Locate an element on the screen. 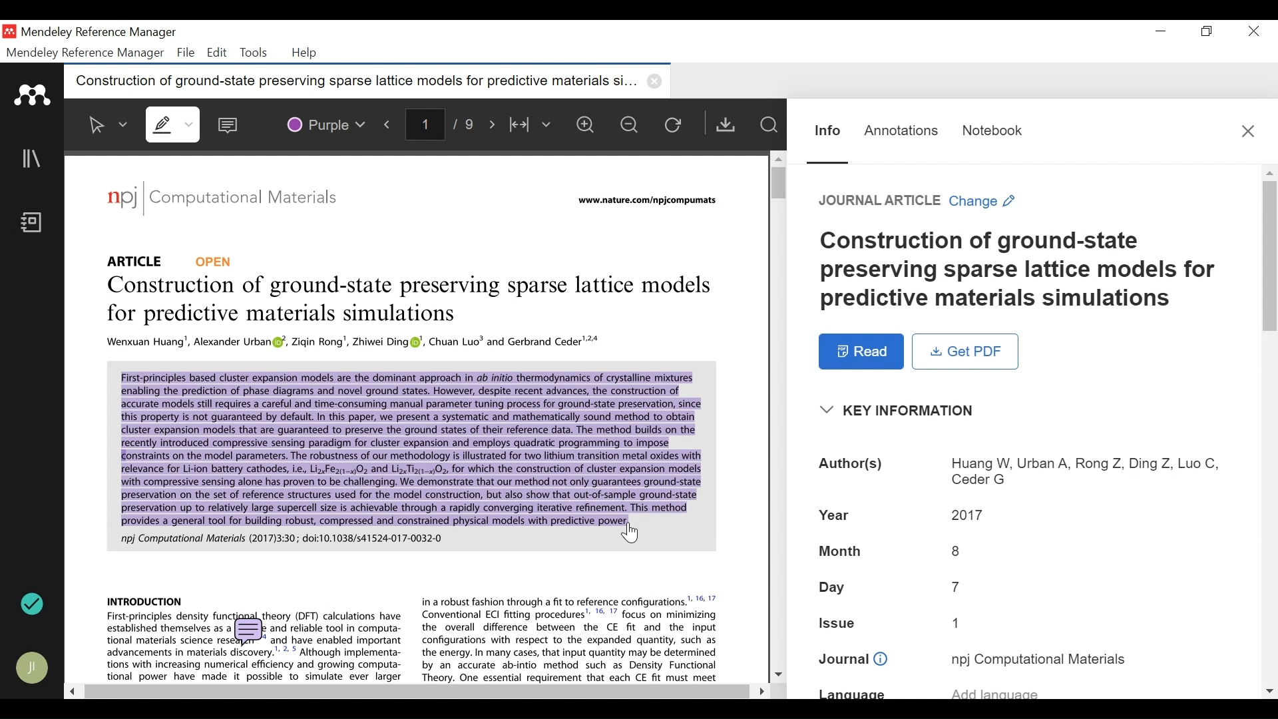  page number/total number of pages is located at coordinates (445, 123).